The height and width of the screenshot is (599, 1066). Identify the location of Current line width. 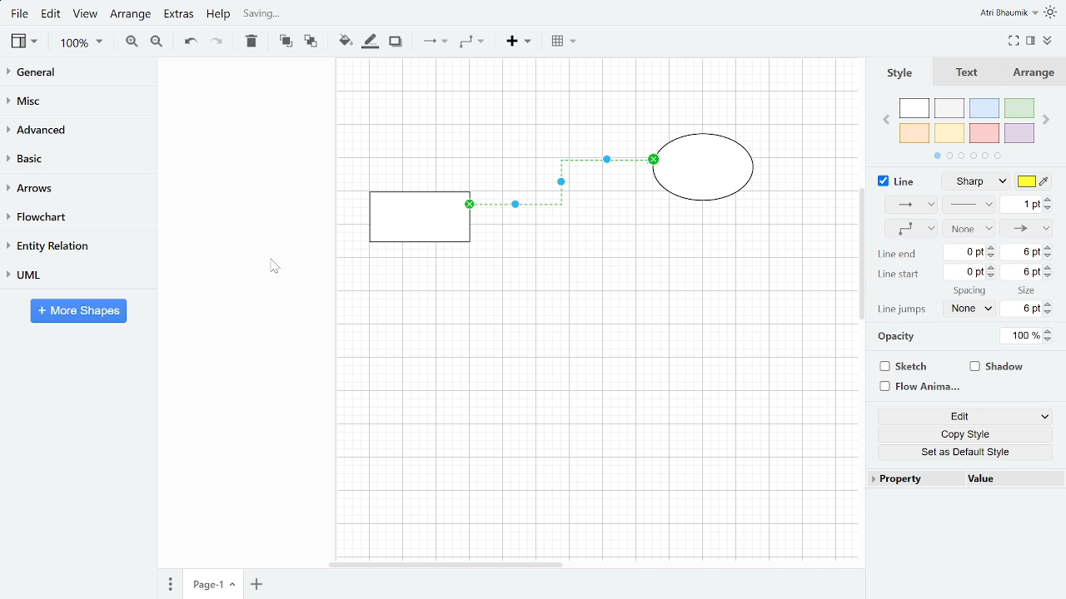
(1021, 205).